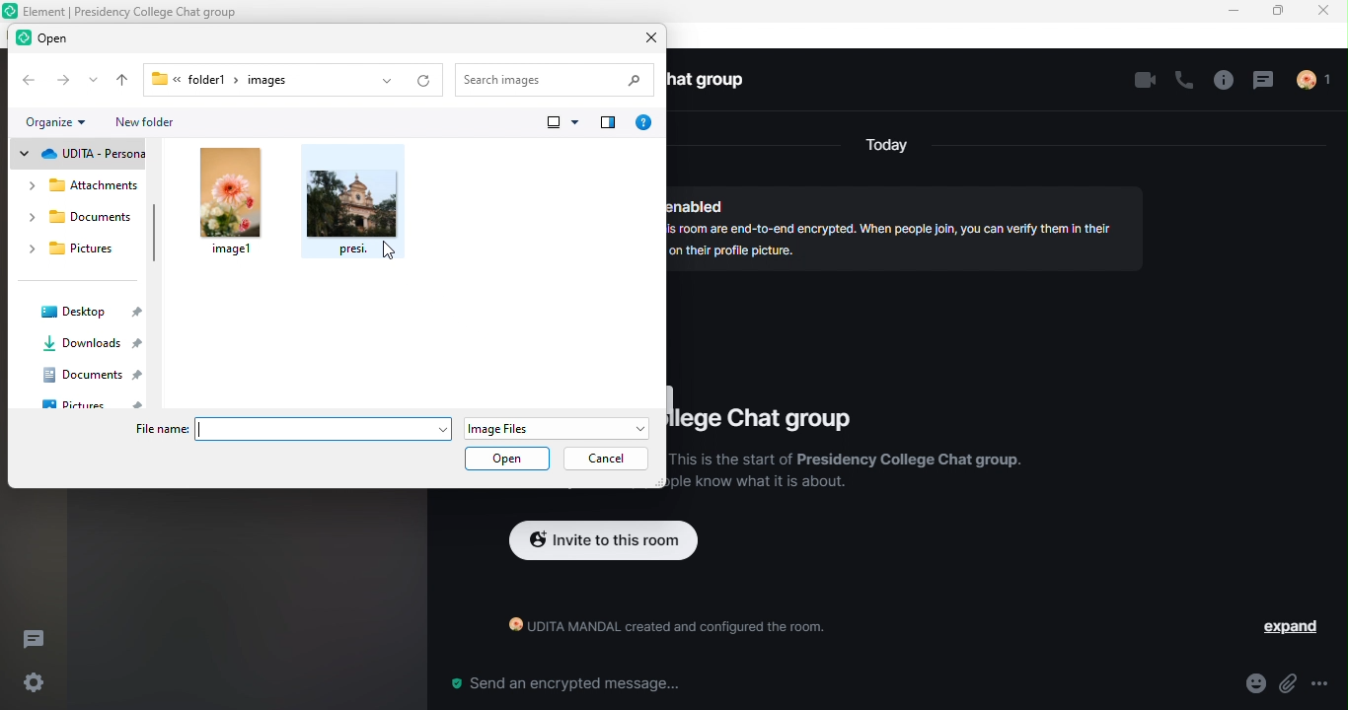 This screenshot has width=1348, height=710. What do you see at coordinates (232, 203) in the screenshot?
I see `image1` at bounding box center [232, 203].